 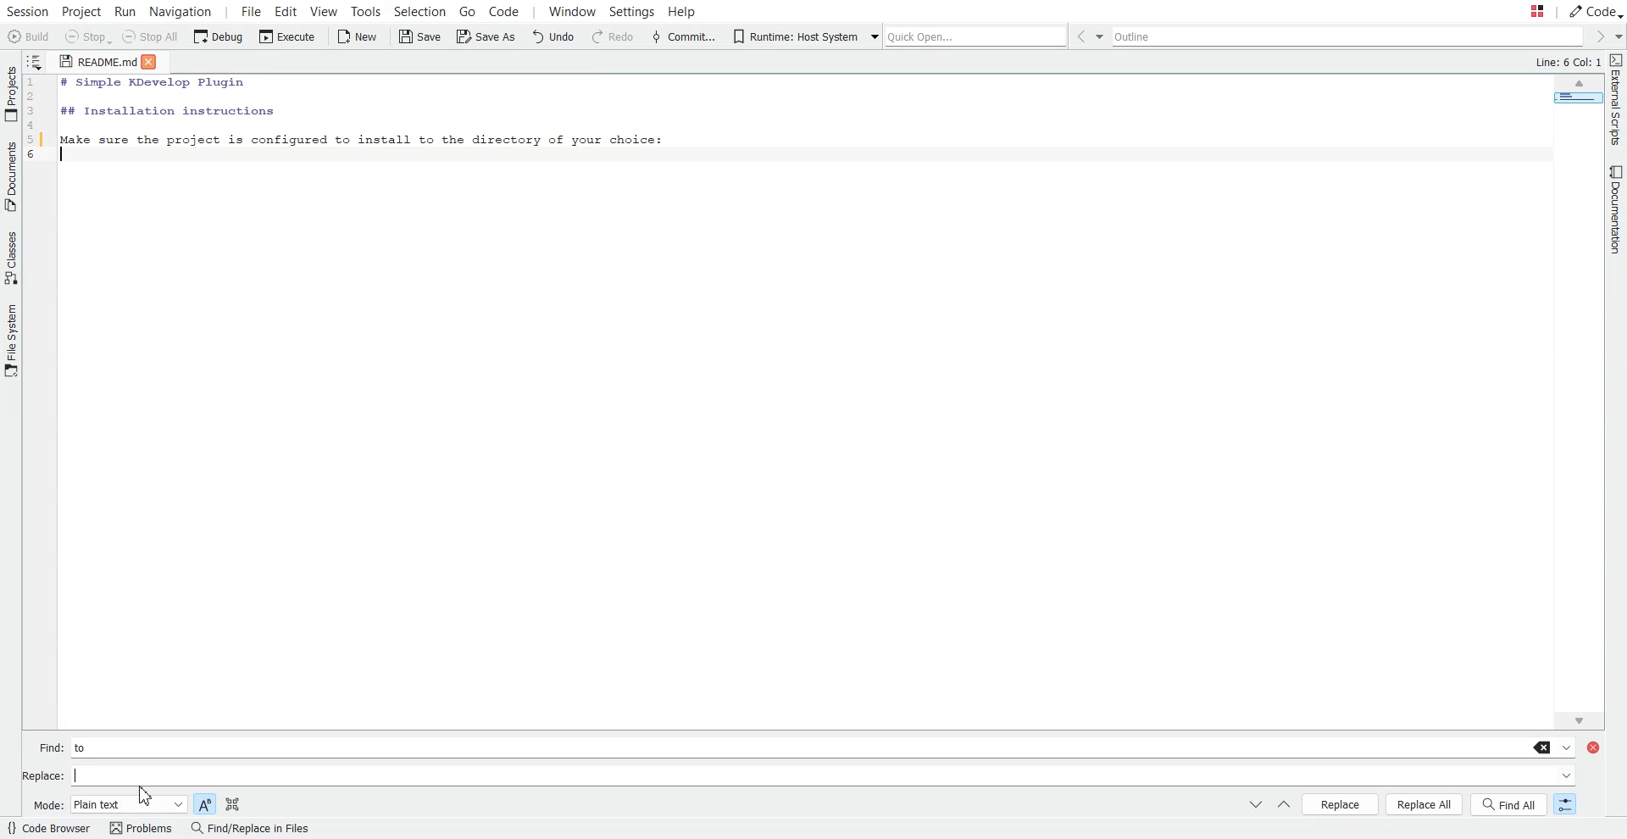 I want to click on Stop All, so click(x=153, y=38).